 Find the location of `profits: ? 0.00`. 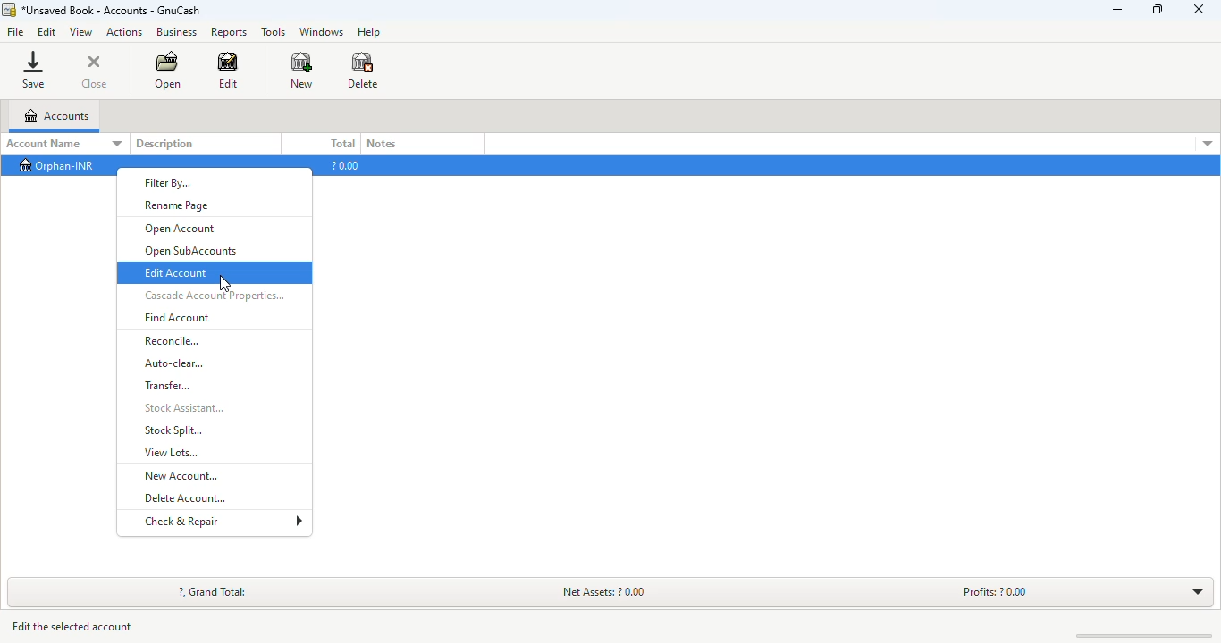

profits: ? 0.00 is located at coordinates (995, 591).